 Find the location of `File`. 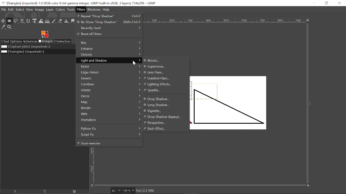

File is located at coordinates (4, 9).